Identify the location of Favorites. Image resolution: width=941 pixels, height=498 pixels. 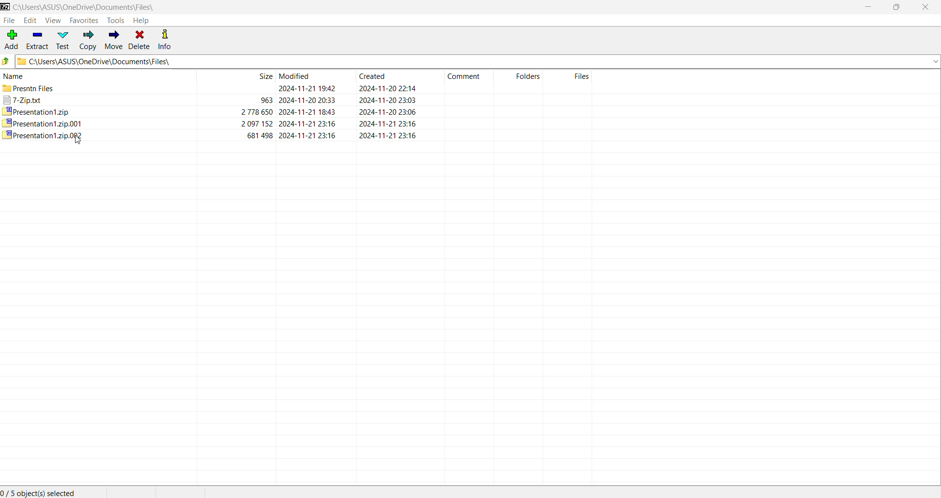
(84, 20).